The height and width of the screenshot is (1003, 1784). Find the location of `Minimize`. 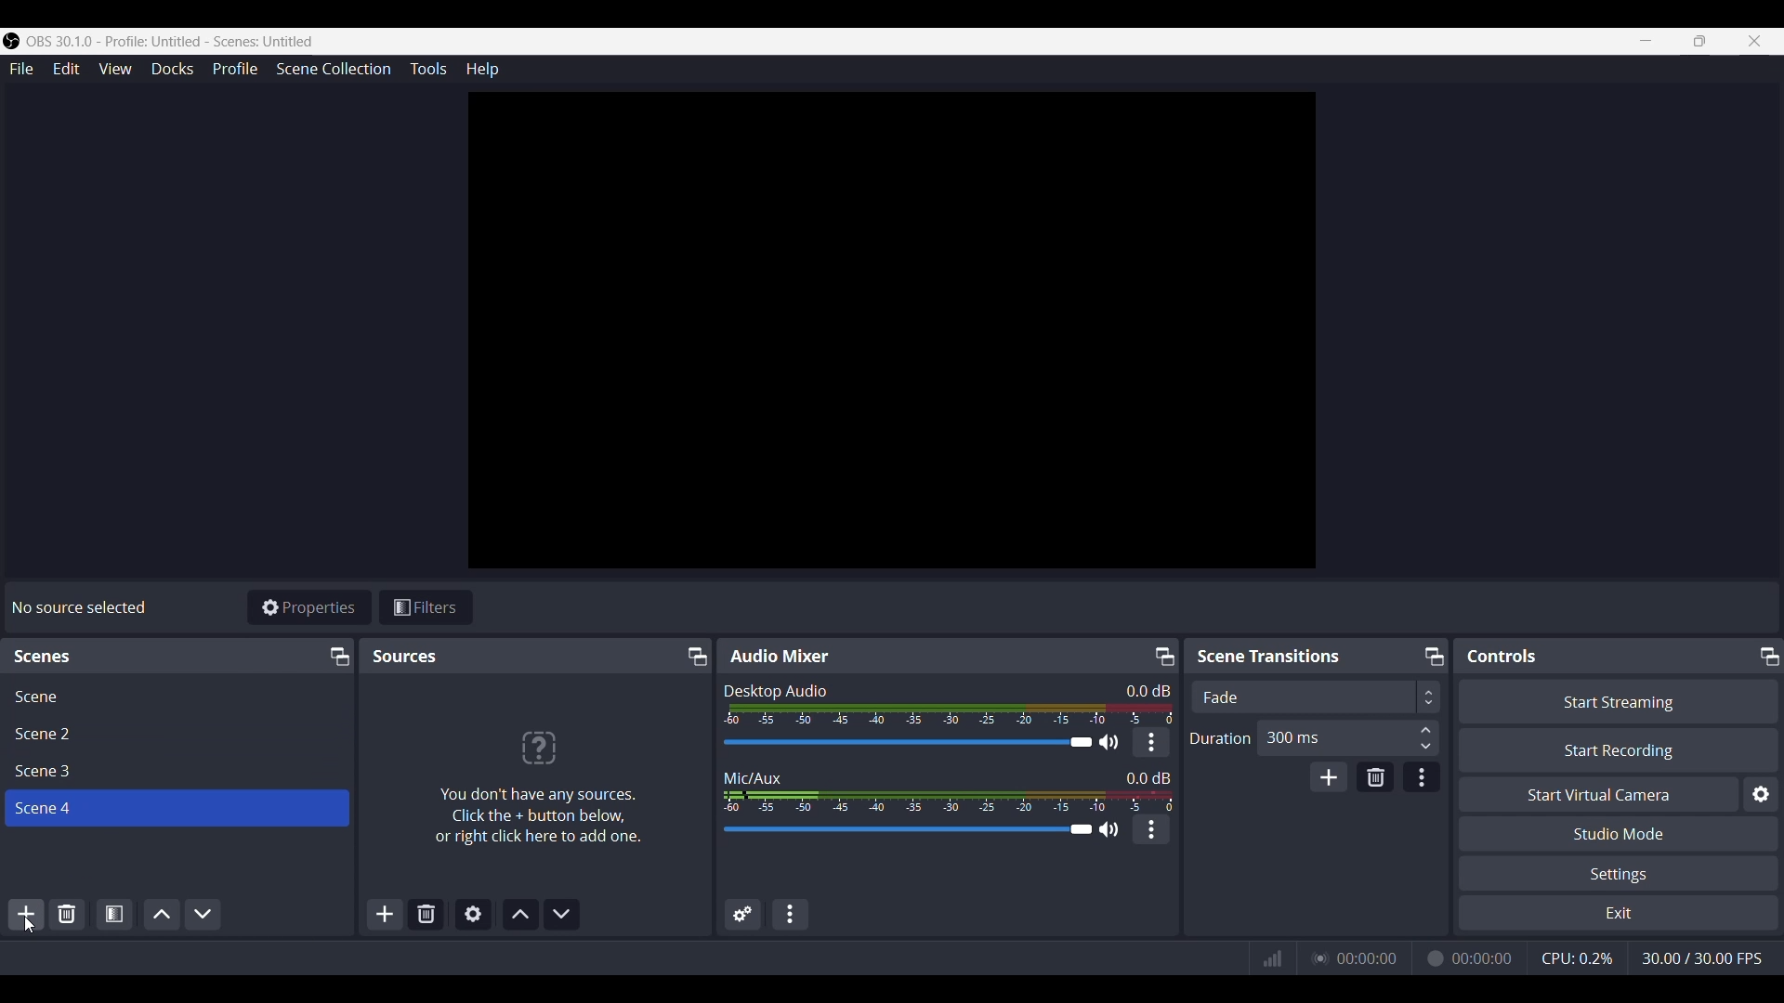

Minimize is located at coordinates (339, 657).